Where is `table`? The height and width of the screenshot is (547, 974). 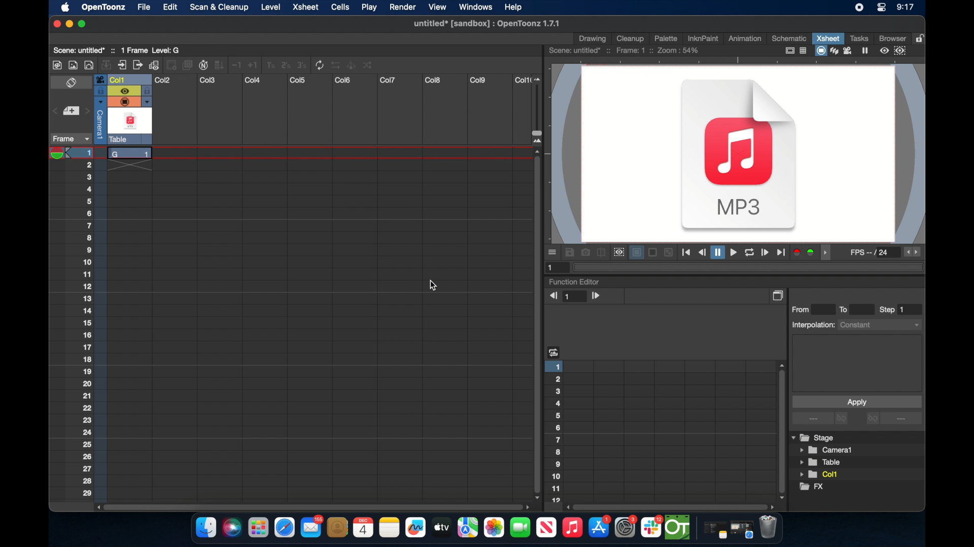
table is located at coordinates (821, 463).